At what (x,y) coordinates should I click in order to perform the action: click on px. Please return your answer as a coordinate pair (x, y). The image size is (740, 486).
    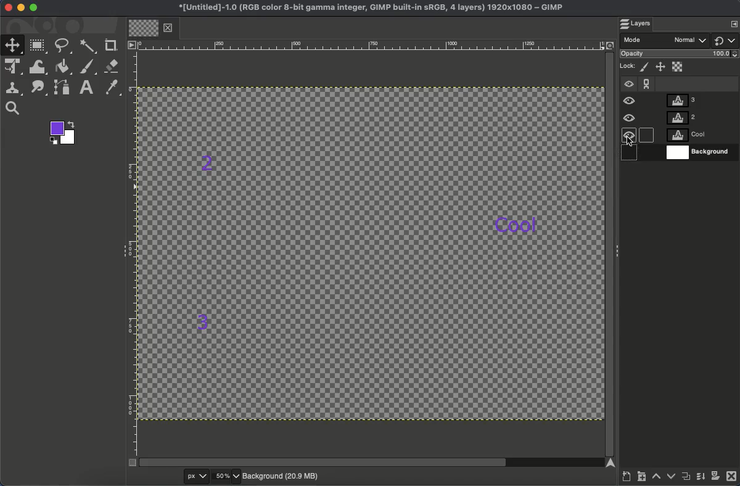
    Looking at the image, I should click on (187, 476).